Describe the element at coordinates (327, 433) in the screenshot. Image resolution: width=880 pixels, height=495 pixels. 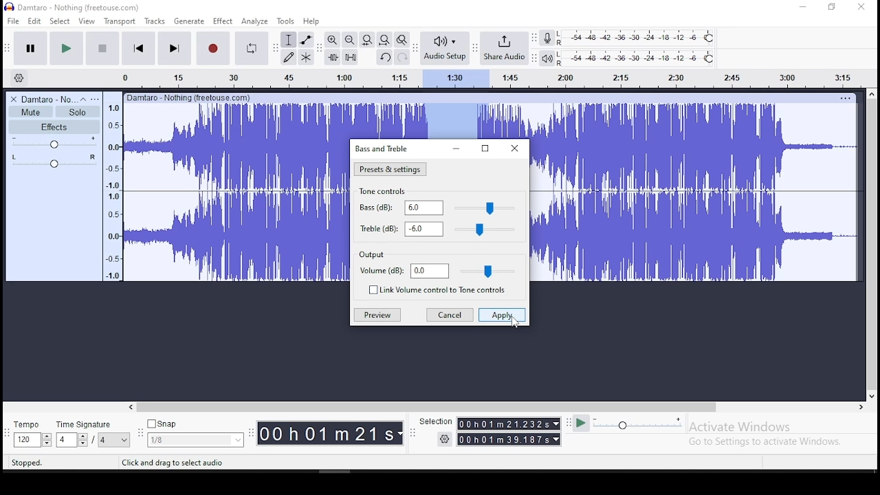
I see `0O0hO01m21s` at that location.